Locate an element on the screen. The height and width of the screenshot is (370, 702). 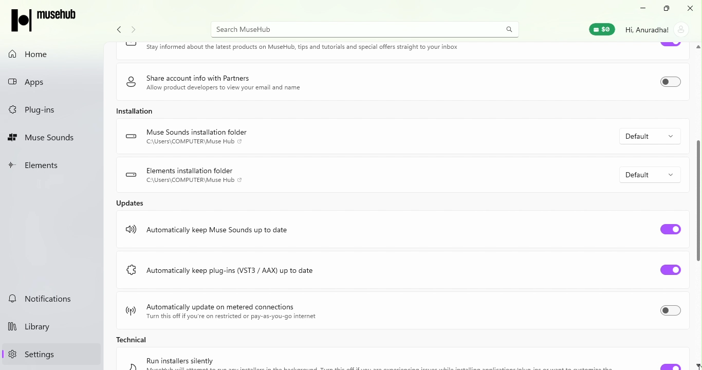
Automatically update on metered connections Turn this off if you're on restricted or pay-as-you-go internet is located at coordinates (235, 312).